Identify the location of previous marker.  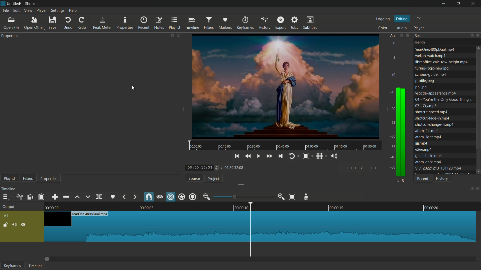
(125, 197).